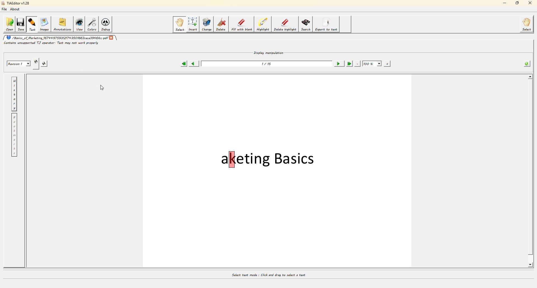  Describe the element at coordinates (14, 135) in the screenshot. I see `bookmarks` at that location.